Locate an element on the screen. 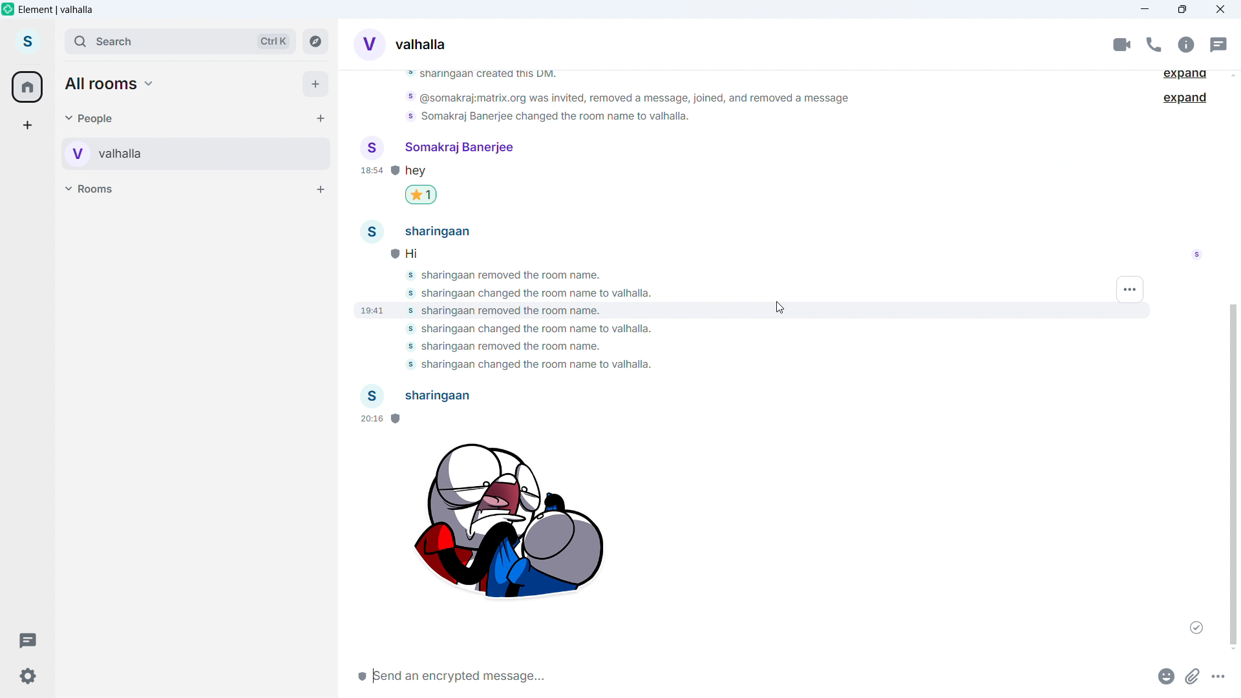  @somakraj:matrix.org was invited, removed a message, joined, and removed a message is located at coordinates (625, 98).